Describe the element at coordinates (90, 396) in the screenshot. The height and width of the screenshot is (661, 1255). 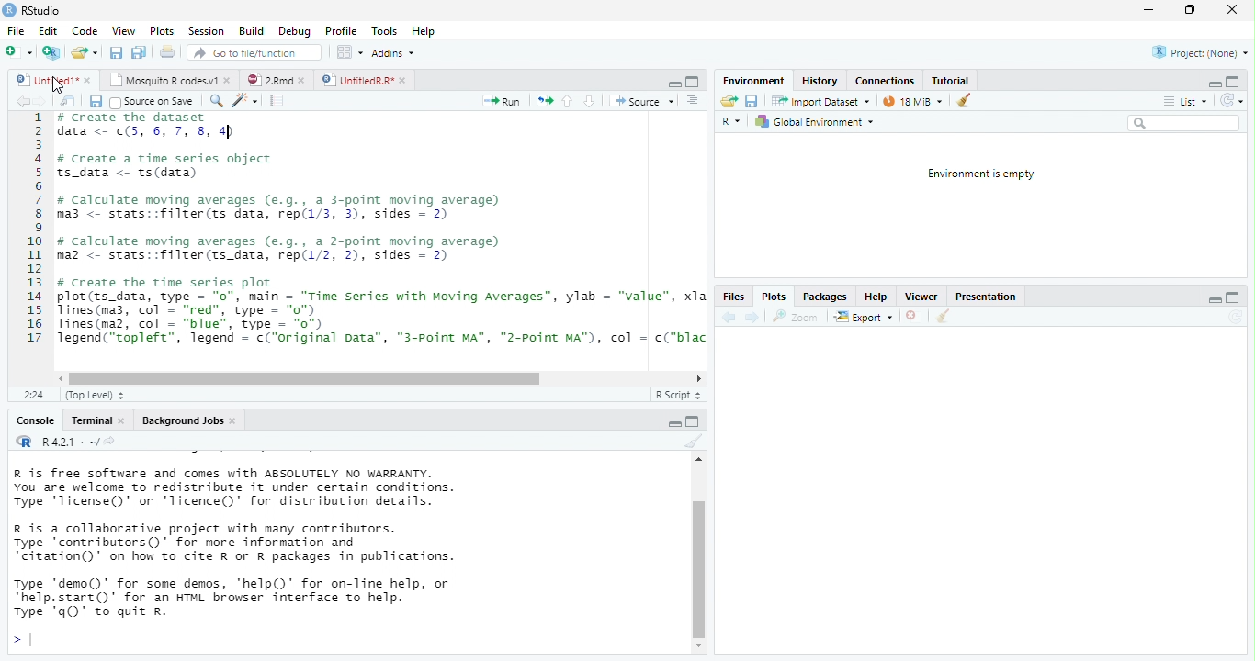
I see `(Top Level)` at that location.